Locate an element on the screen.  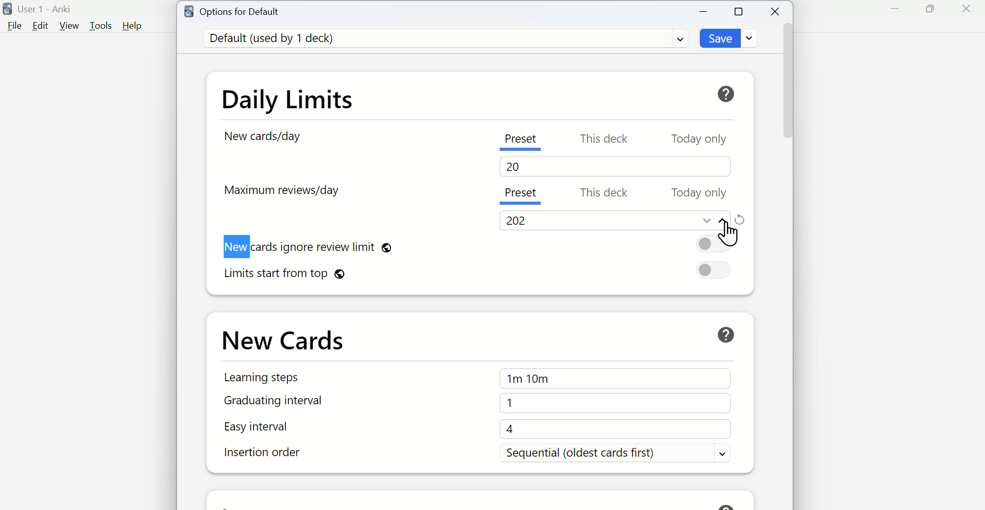
Options for Default is located at coordinates (232, 10).